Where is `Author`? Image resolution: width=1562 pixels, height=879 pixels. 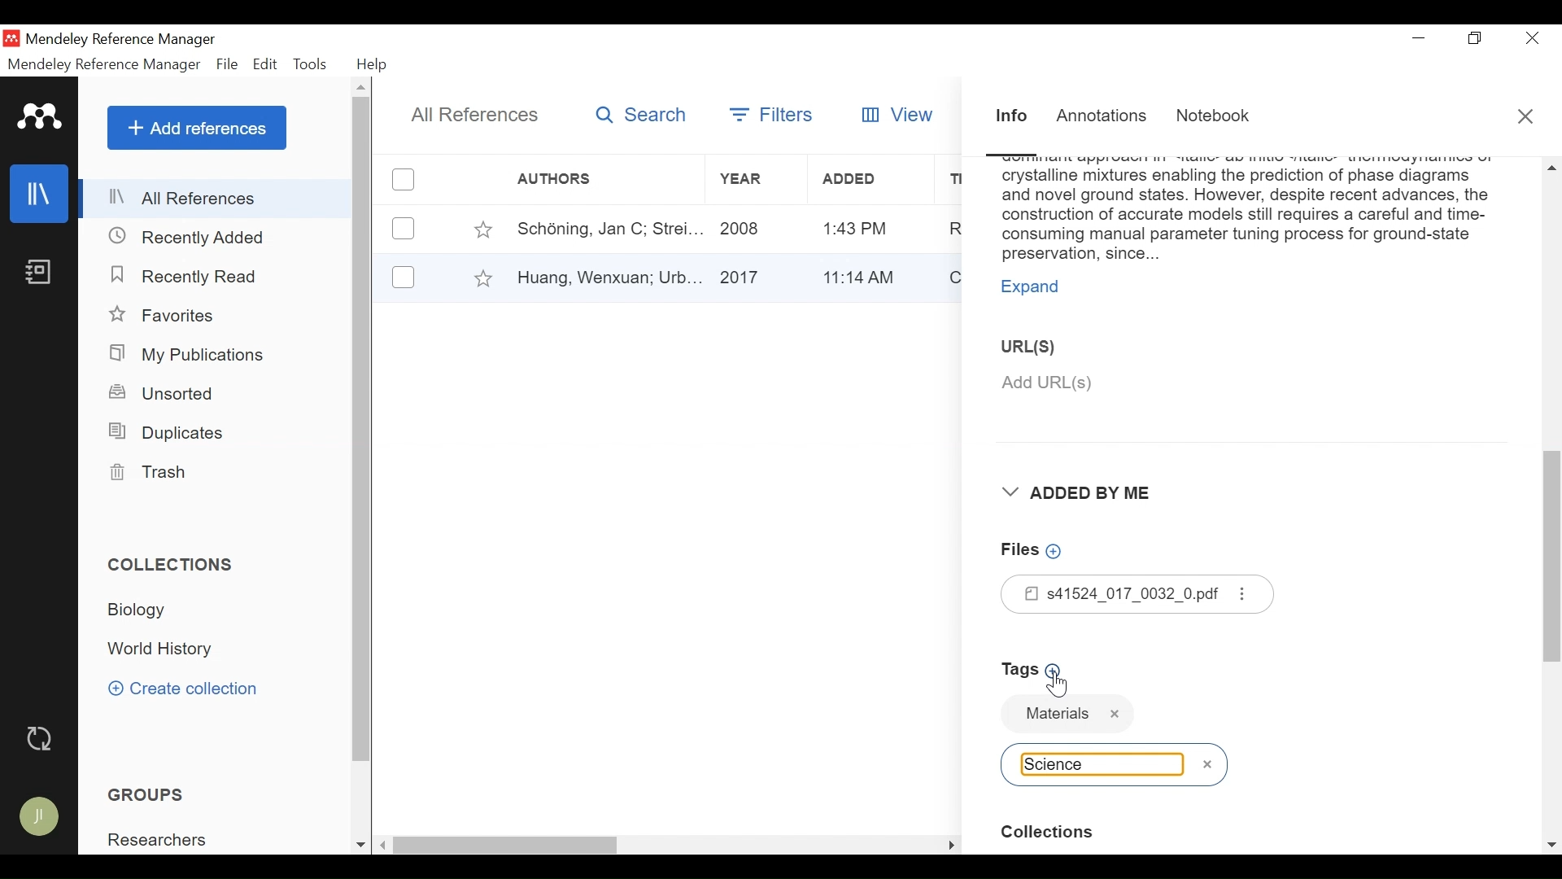 Author is located at coordinates (582, 179).